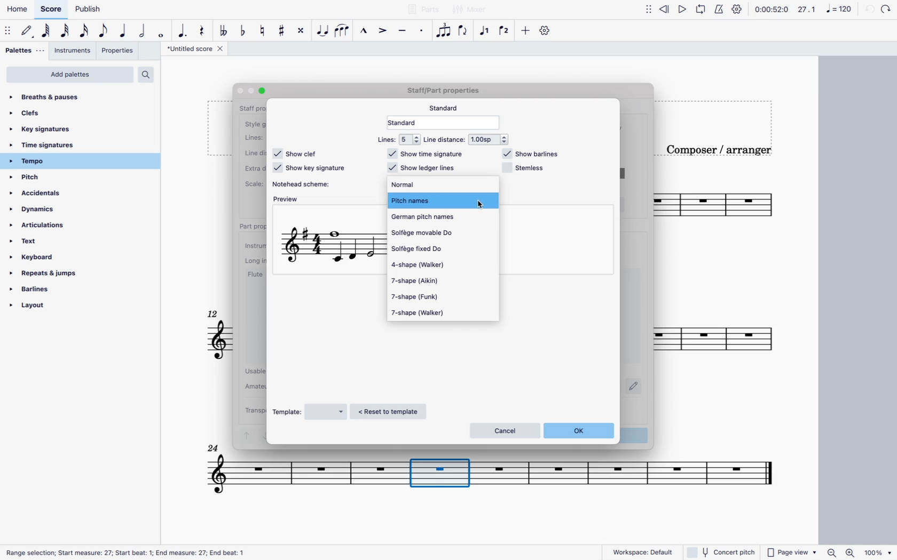  What do you see at coordinates (524, 169) in the screenshot?
I see `stemless` at bounding box center [524, 169].